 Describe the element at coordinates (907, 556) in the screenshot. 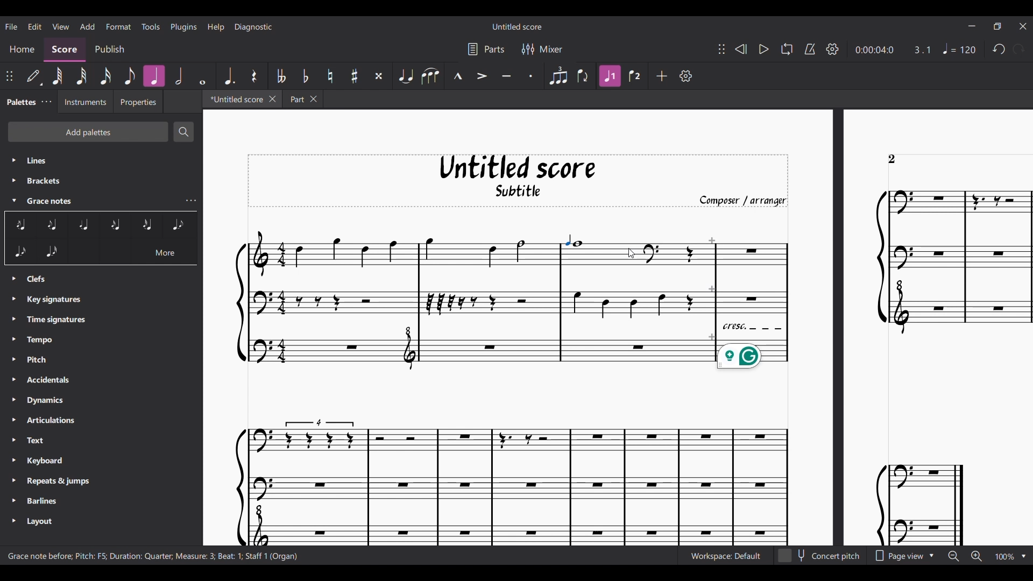

I see `options to change page view` at that location.